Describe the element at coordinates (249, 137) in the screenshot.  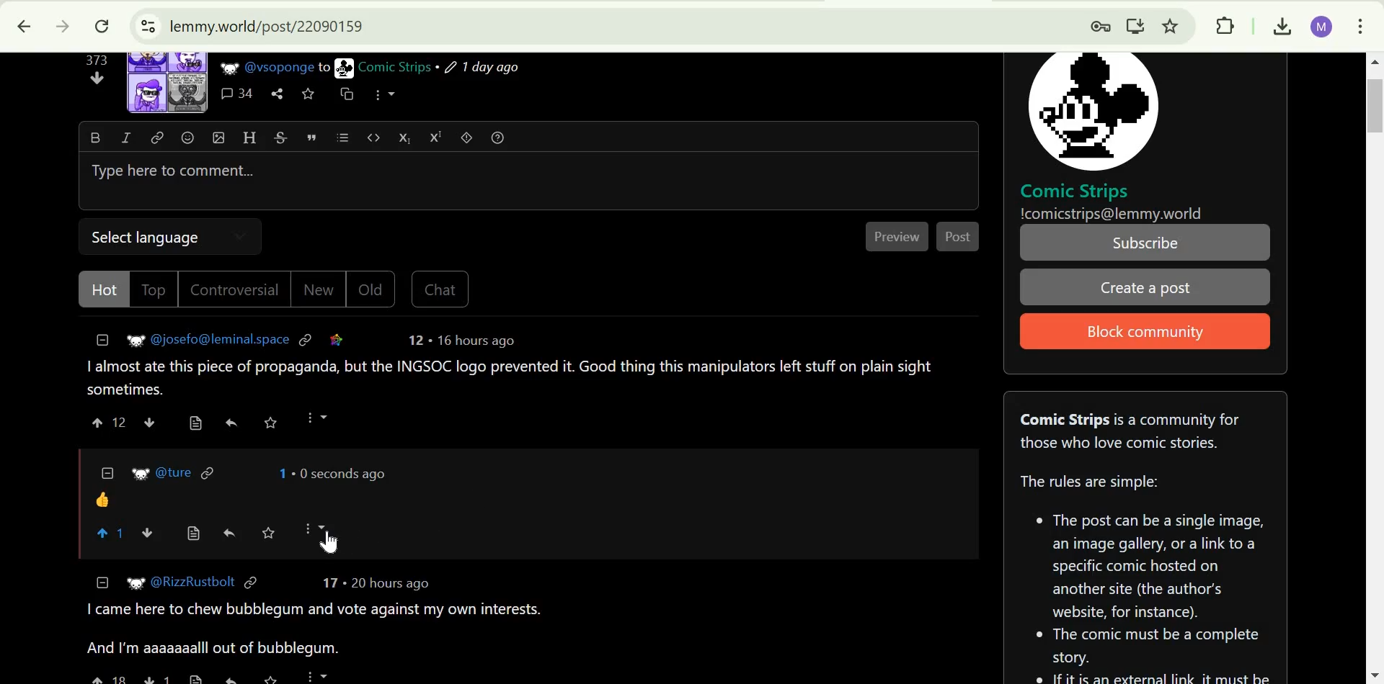
I see `header` at that location.